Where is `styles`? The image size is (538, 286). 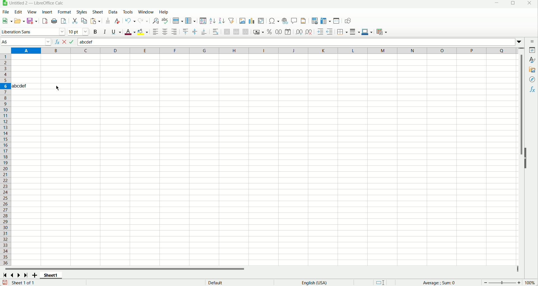
styles is located at coordinates (82, 12).